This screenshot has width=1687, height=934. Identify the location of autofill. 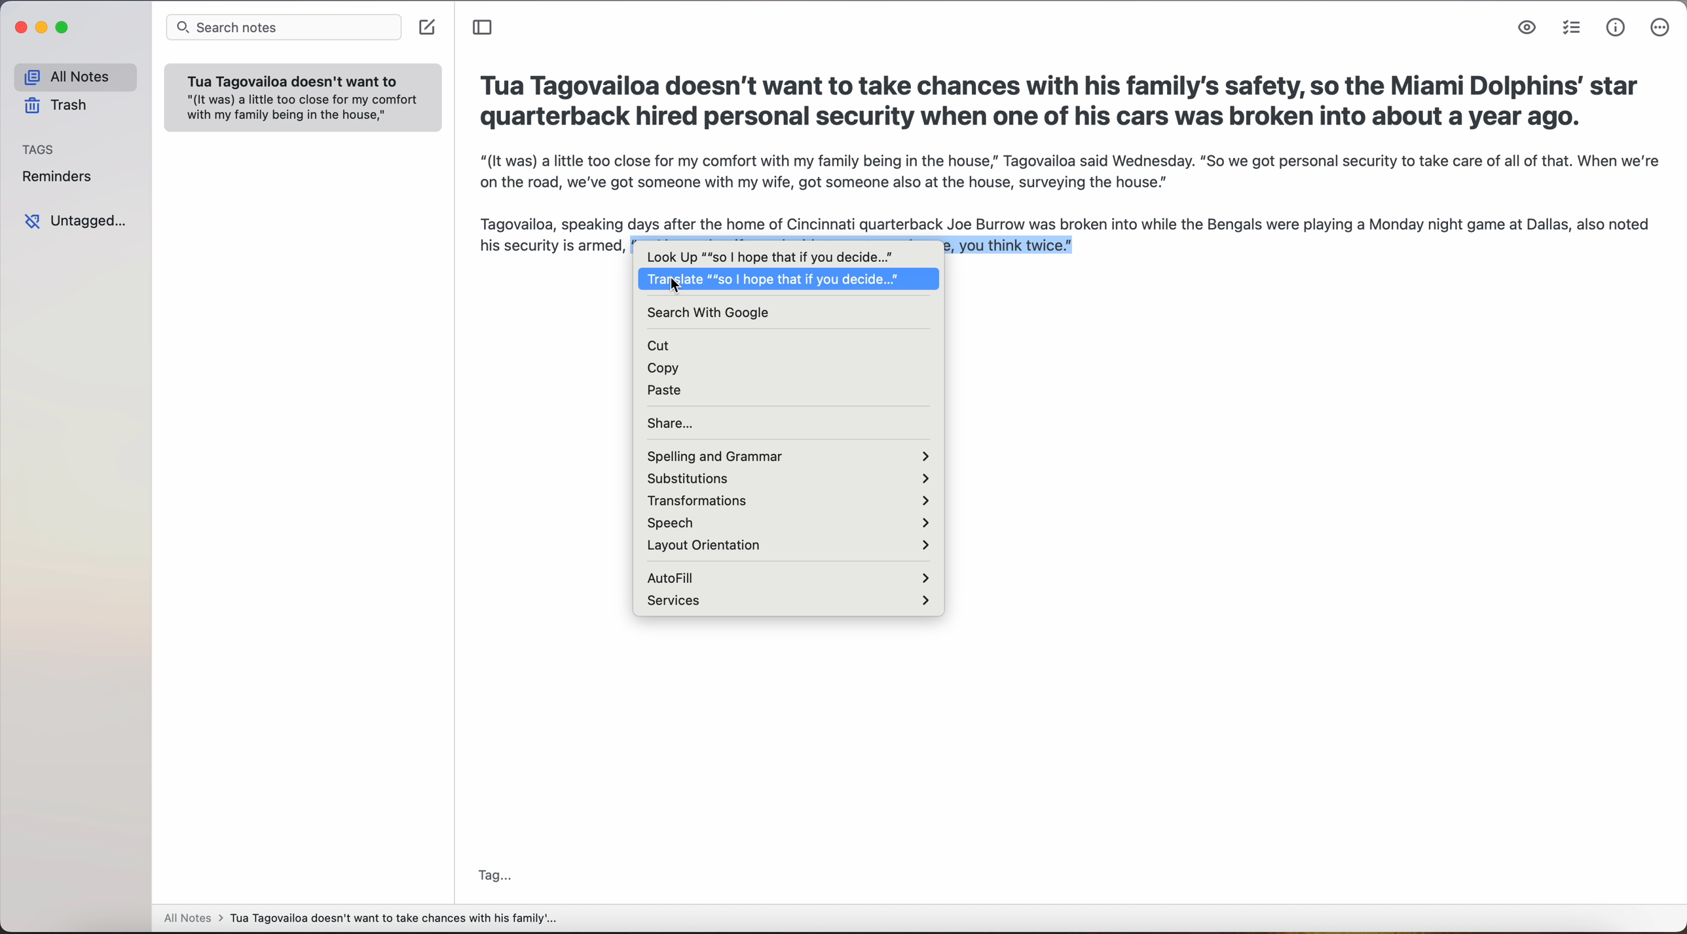
(788, 578).